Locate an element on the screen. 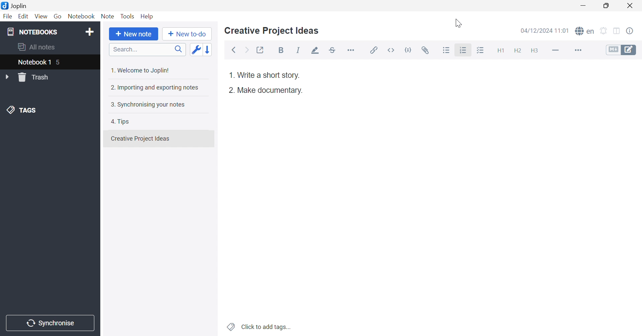 This screenshot has width=642, height=336. Notebook is located at coordinates (83, 17).